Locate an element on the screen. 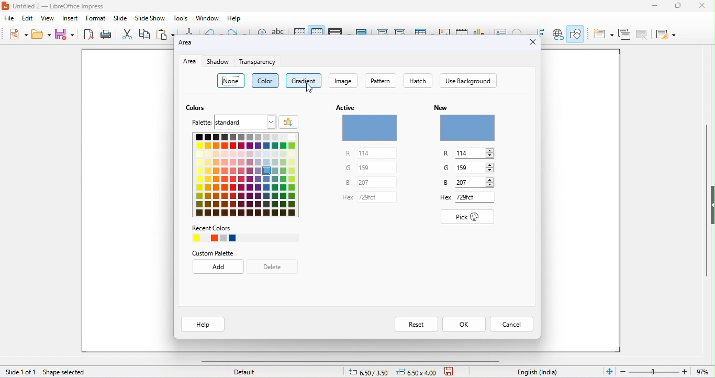 The width and height of the screenshot is (715, 378). 159 is located at coordinates (377, 168).